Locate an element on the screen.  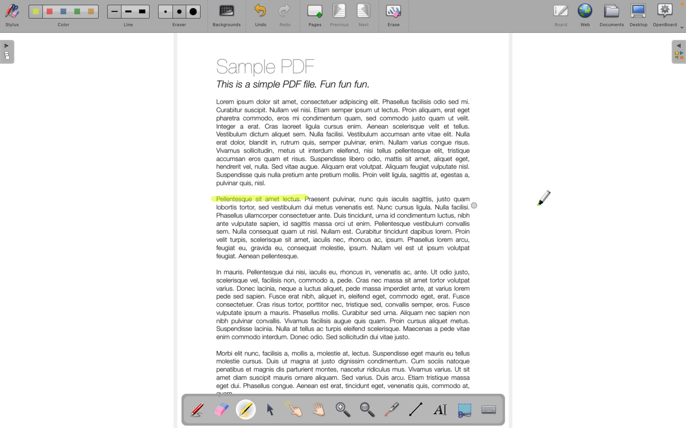
interact with items is located at coordinates (297, 412).